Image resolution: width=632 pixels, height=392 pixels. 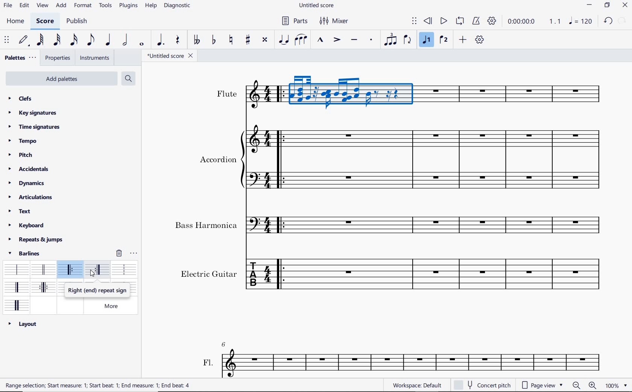 I want to click on slur, so click(x=301, y=40).